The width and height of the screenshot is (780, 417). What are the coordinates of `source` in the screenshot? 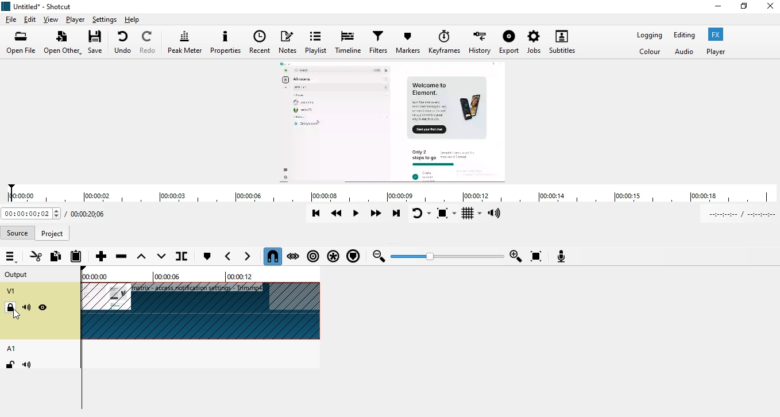 It's located at (18, 231).